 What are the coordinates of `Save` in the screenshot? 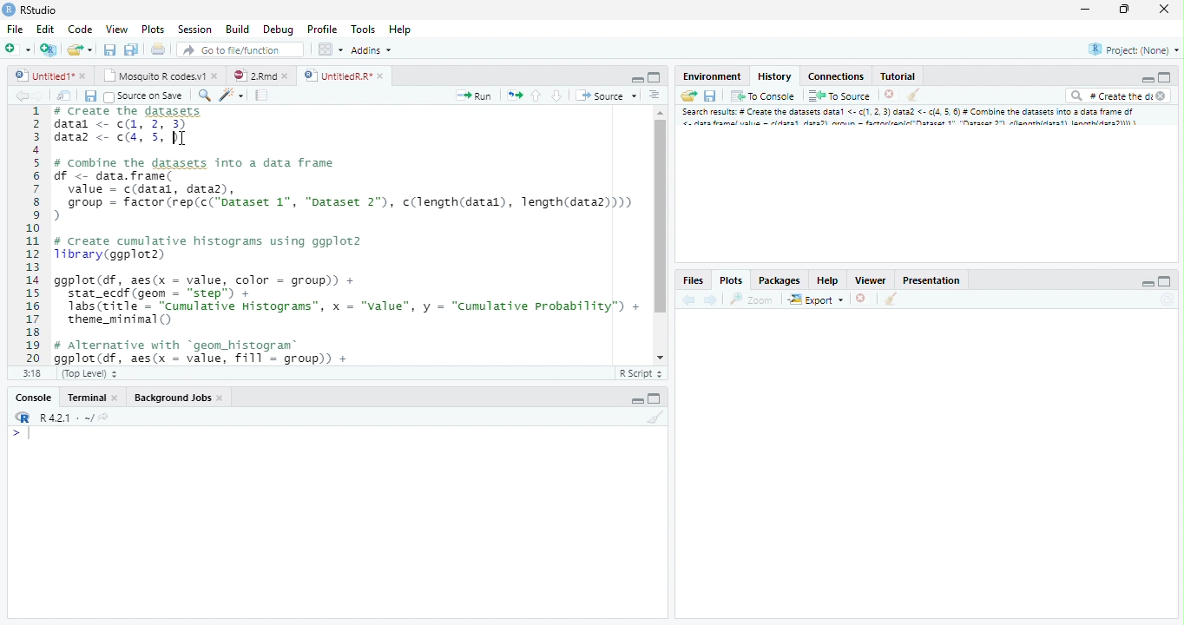 It's located at (109, 49).